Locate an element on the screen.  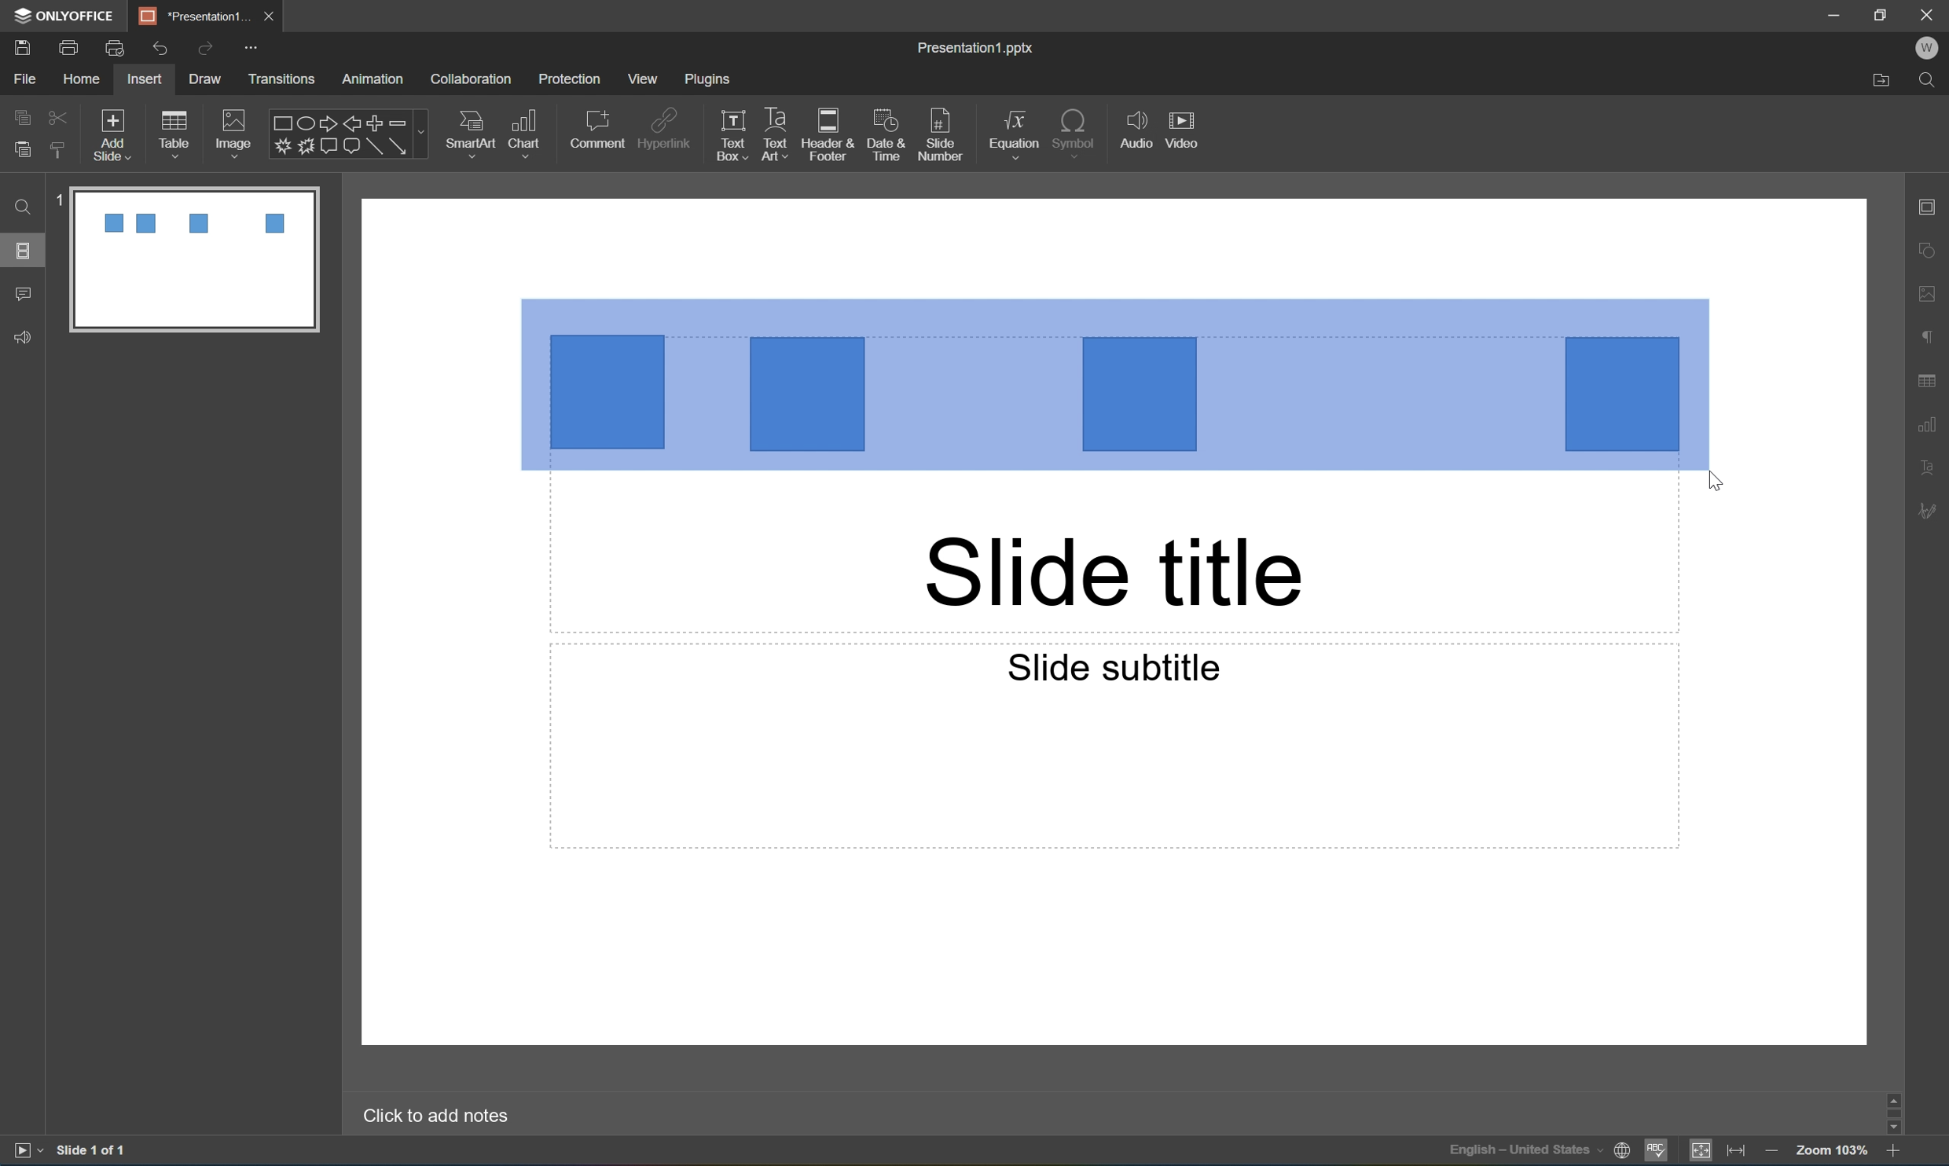
protection is located at coordinates (571, 80).